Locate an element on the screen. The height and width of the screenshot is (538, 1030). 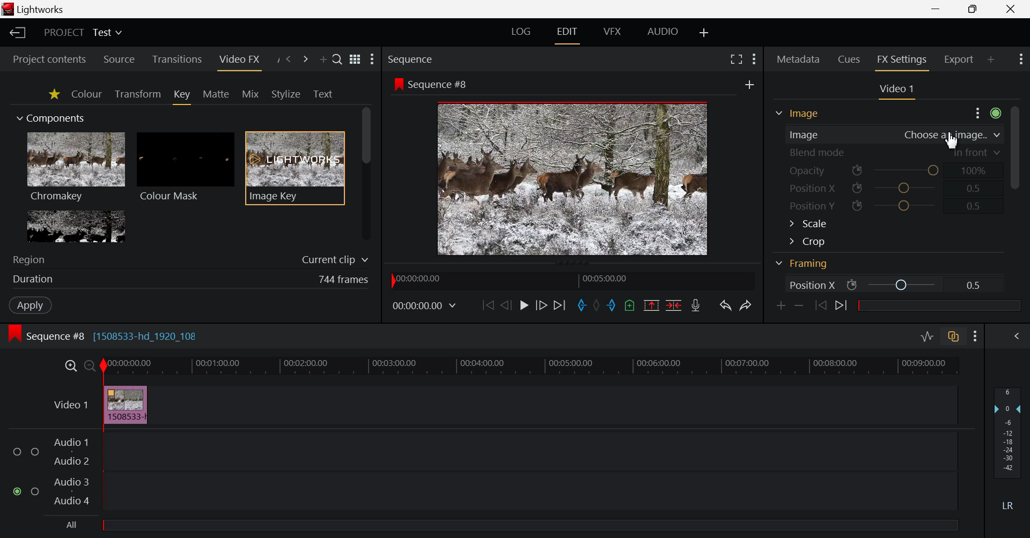
Sequence #8 [1508533-hd_1920_108 is located at coordinates (106, 337).